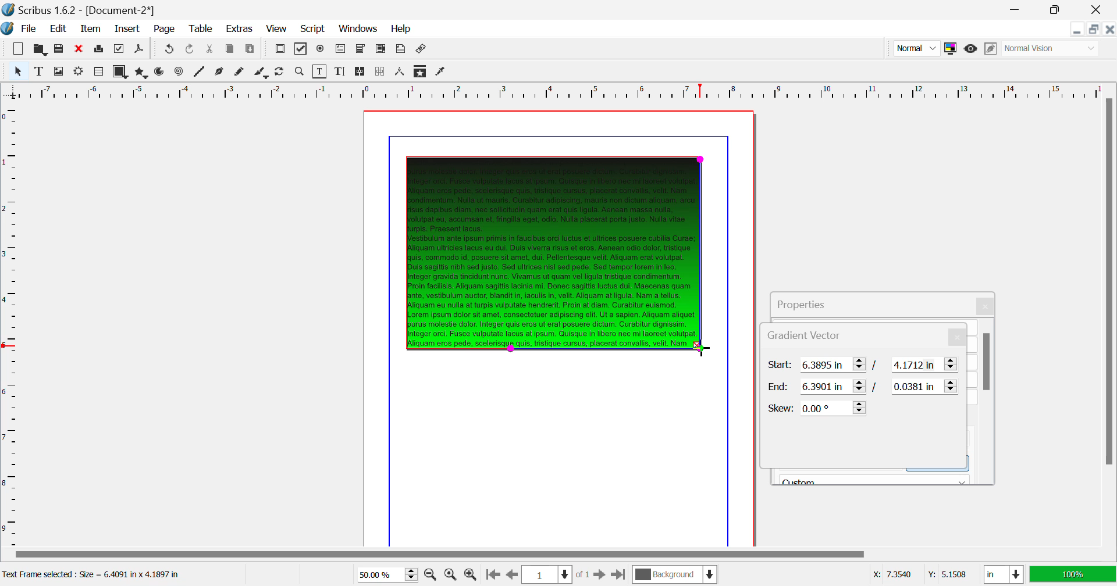 The height and width of the screenshot is (586, 1117). Describe the element at coordinates (1073, 574) in the screenshot. I see `Display Appearance` at that location.